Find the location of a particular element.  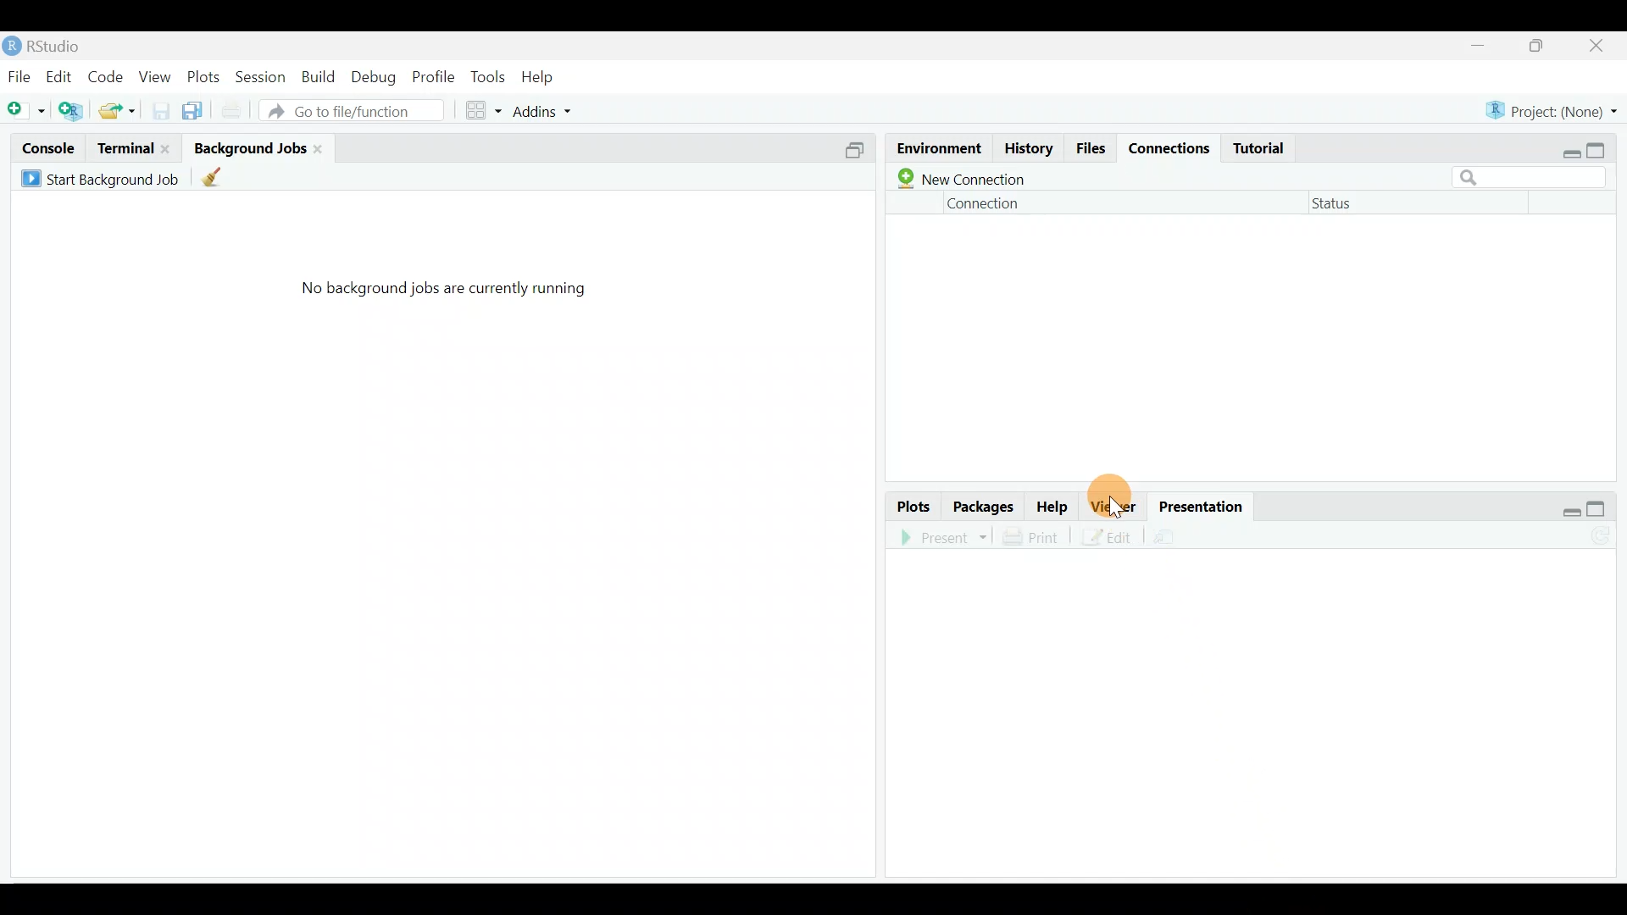

Restore down is located at coordinates (1567, 150).